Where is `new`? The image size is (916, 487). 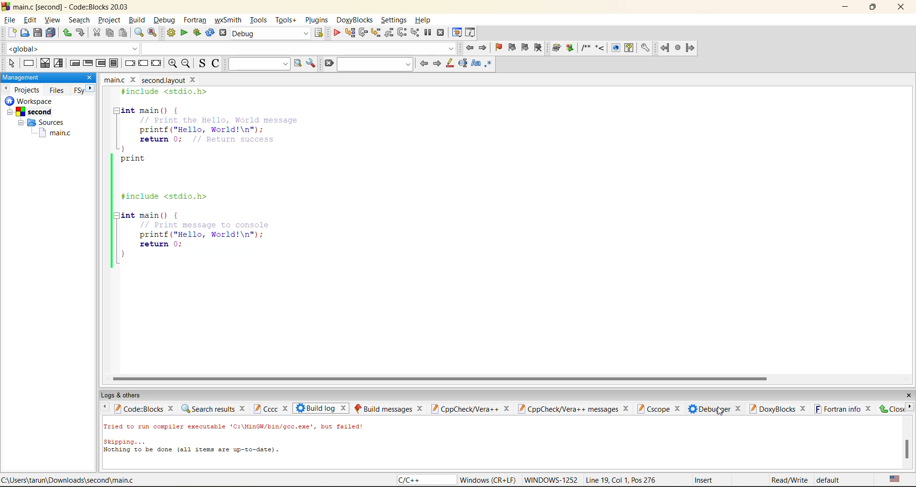
new is located at coordinates (8, 34).